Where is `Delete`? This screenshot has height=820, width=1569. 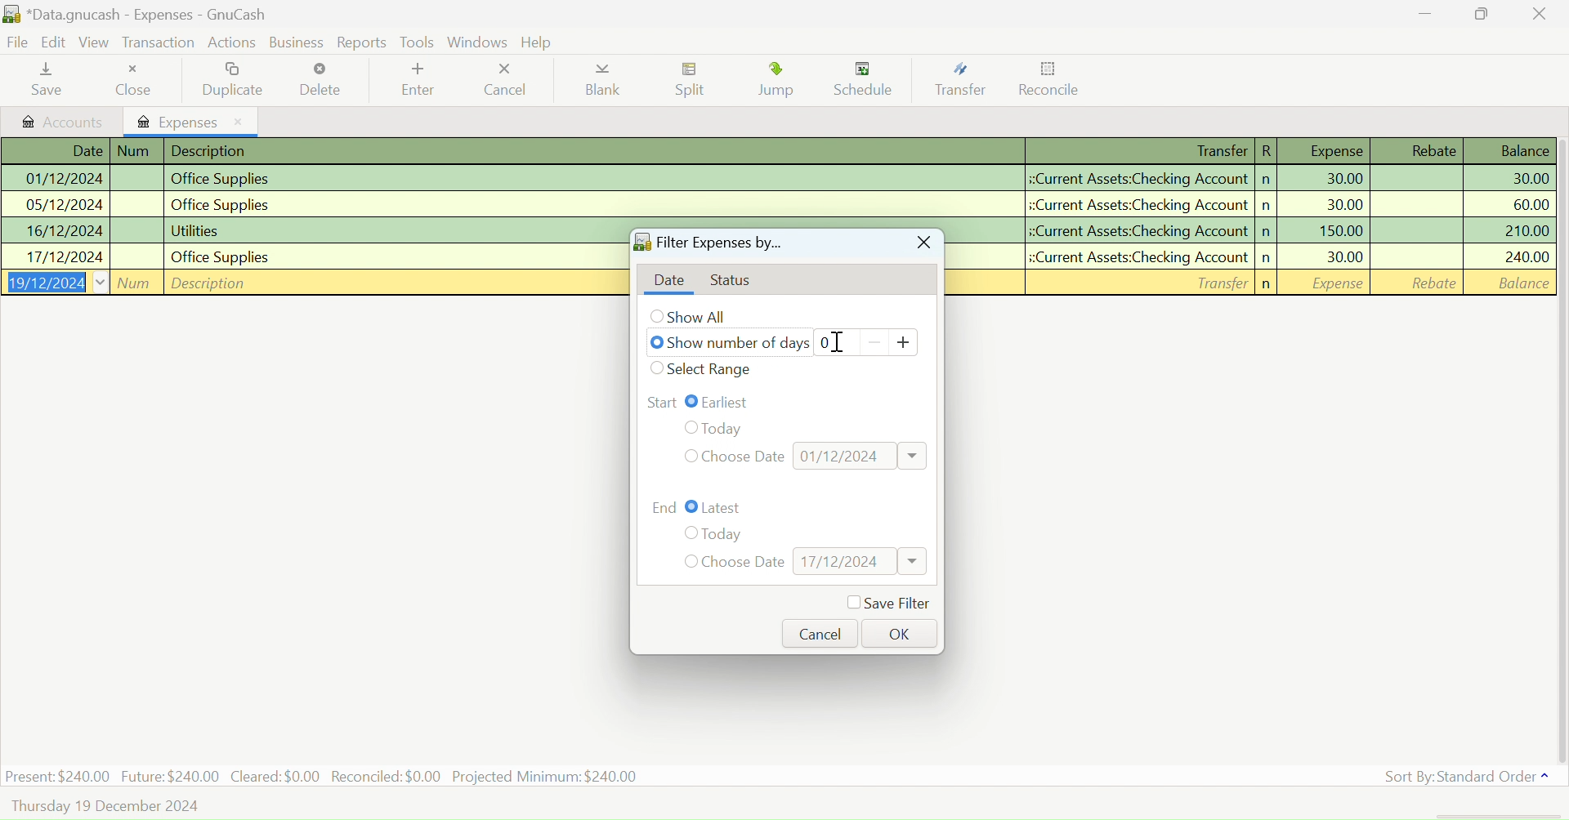
Delete is located at coordinates (320, 80).